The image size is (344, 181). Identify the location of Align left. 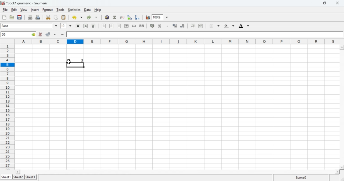
(104, 26).